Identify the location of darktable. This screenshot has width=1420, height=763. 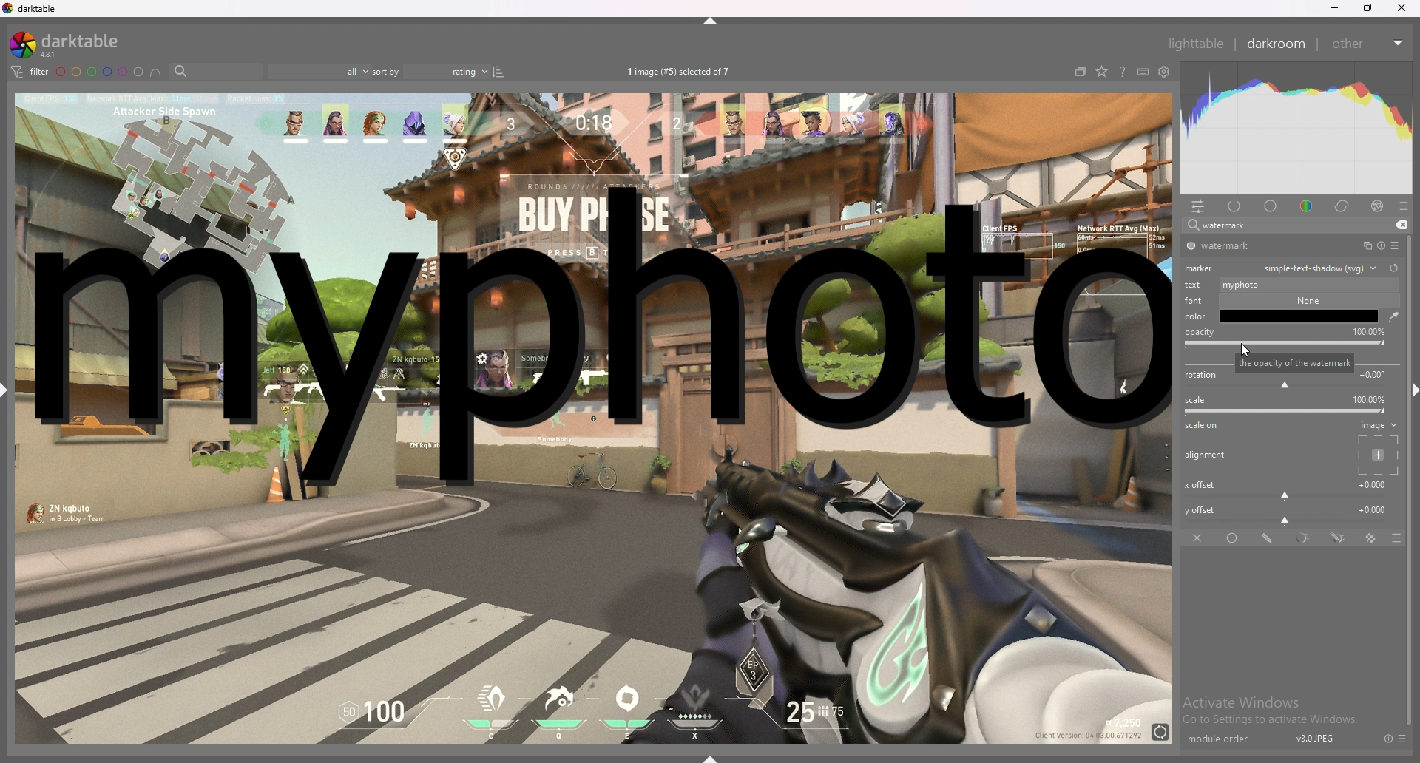
(70, 44).